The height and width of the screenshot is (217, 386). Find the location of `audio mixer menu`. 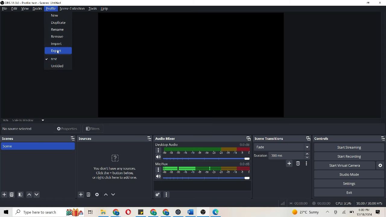

audio mixer menu is located at coordinates (166, 193).